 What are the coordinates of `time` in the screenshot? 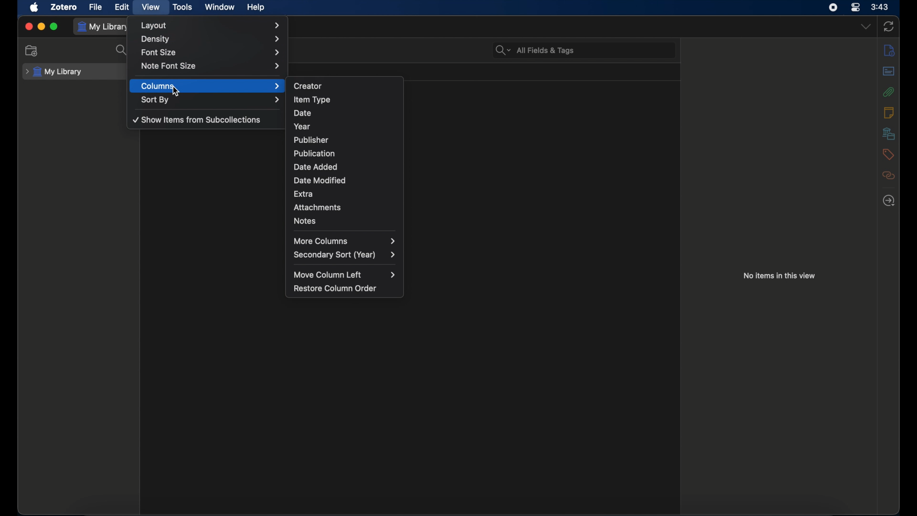 It's located at (880, 7).